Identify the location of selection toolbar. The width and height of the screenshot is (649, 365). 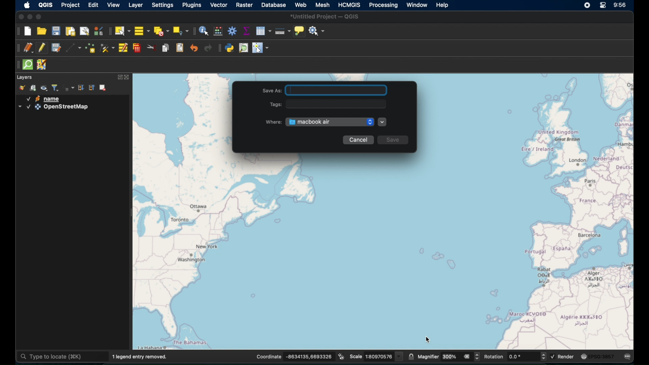
(109, 31).